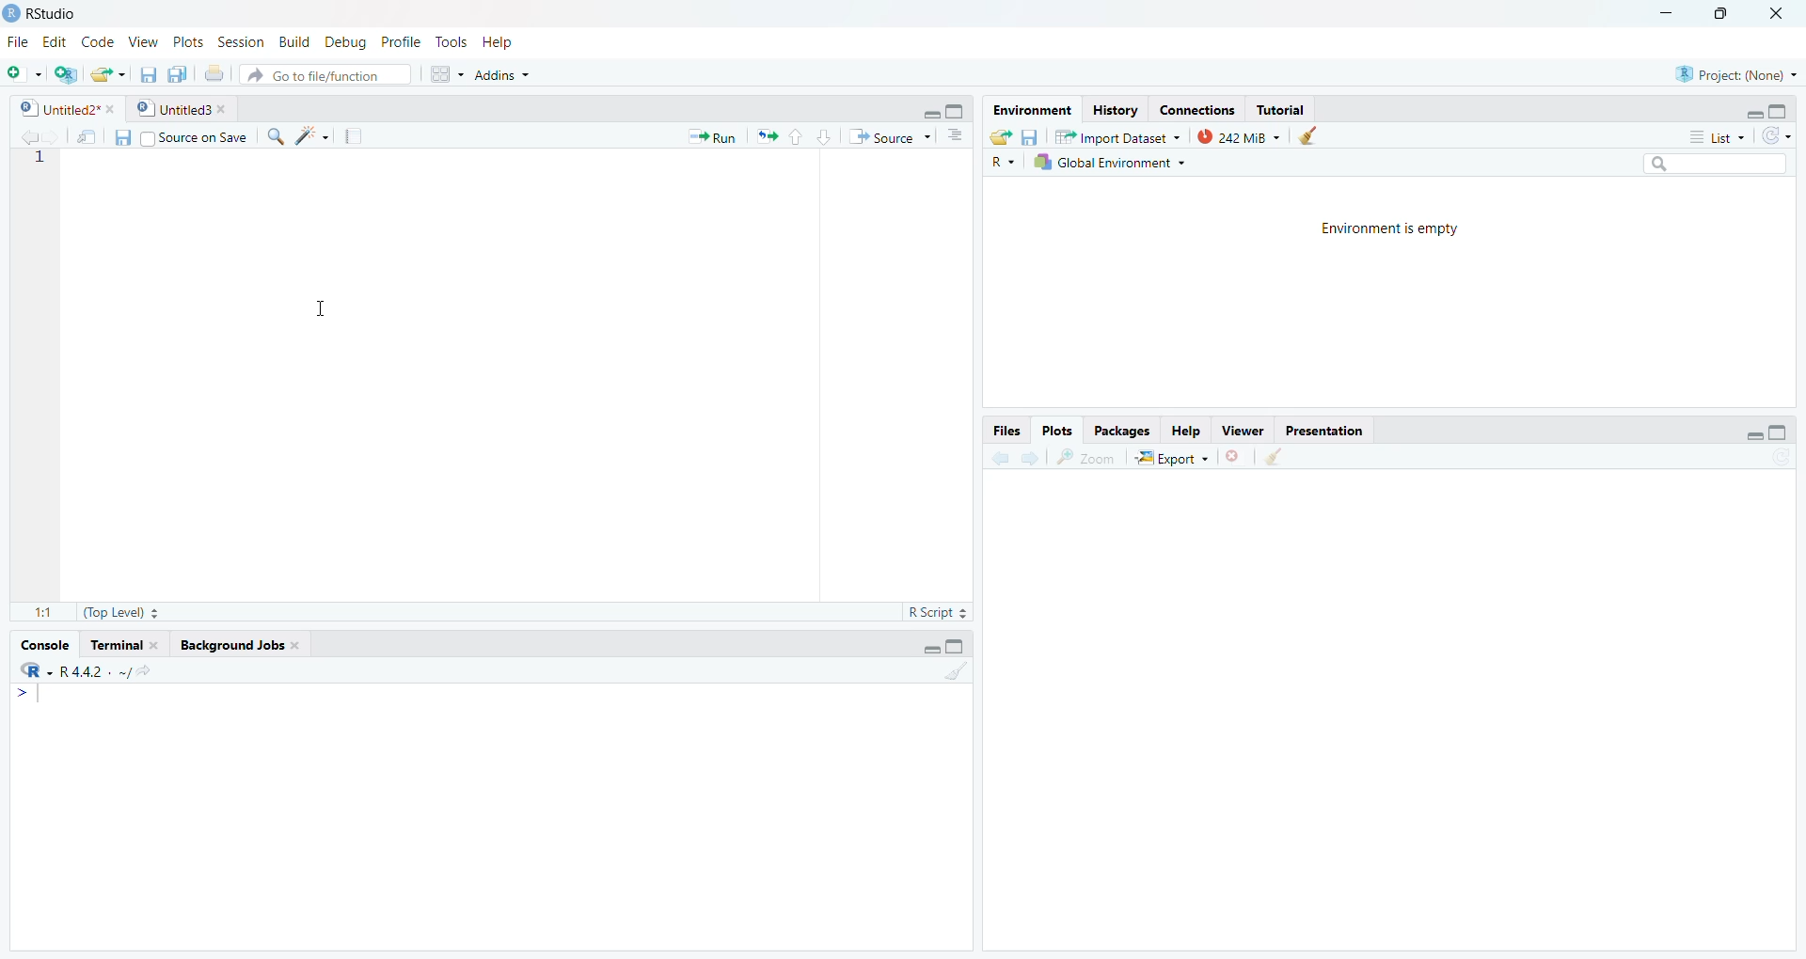 Image resolution: width=1806 pixels, height=959 pixels. I want to click on compile report, so click(352, 136).